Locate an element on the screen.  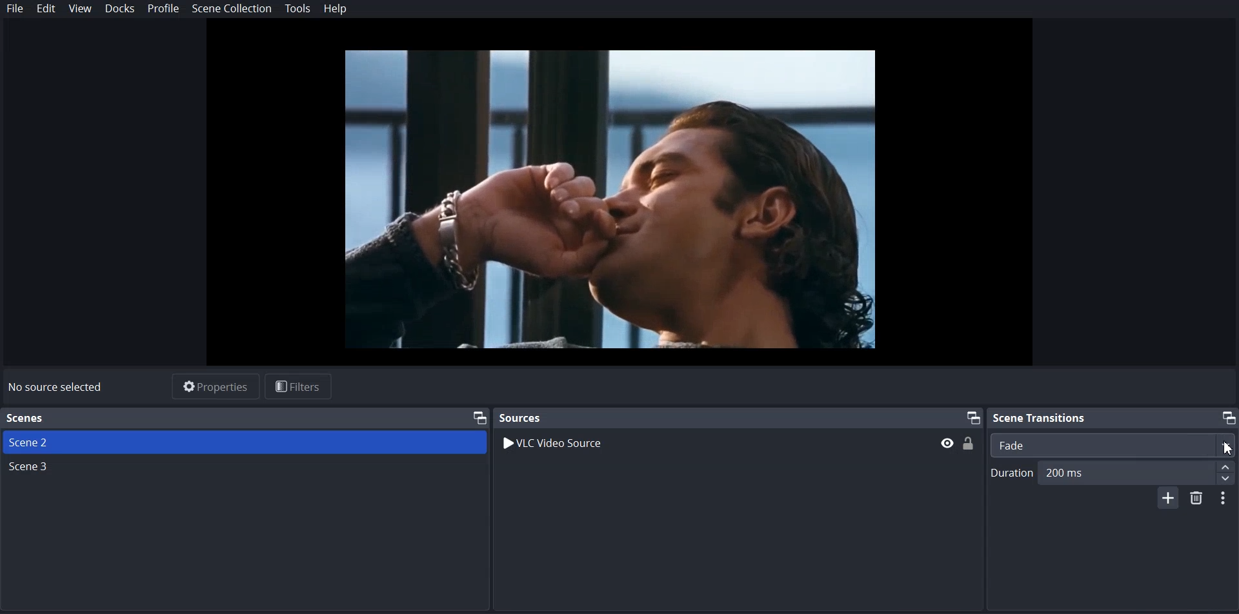
Tools is located at coordinates (298, 9).